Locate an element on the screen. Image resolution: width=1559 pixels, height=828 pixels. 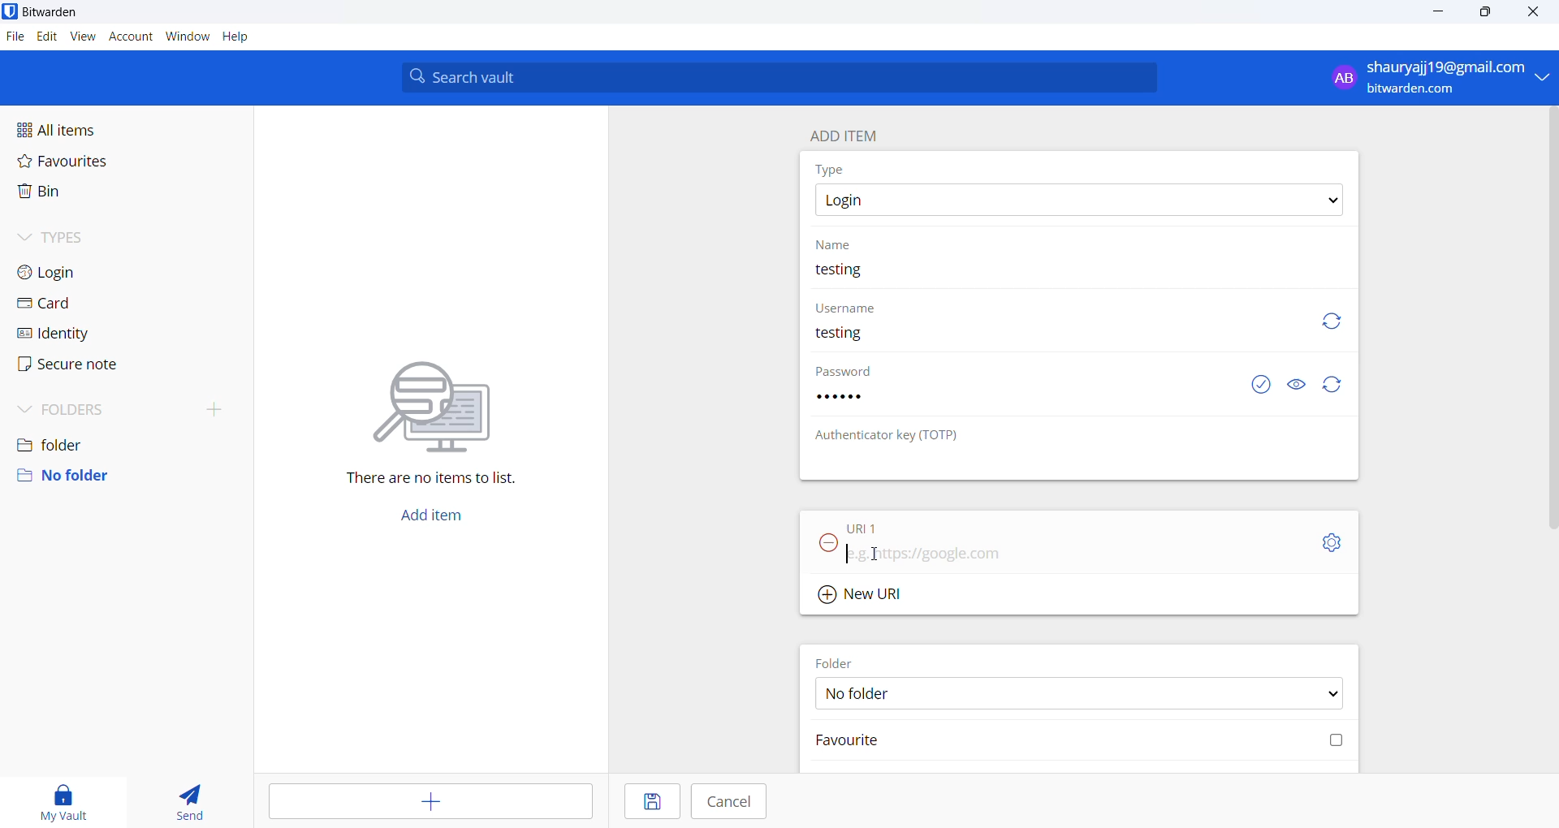
my vault is located at coordinates (64, 798).